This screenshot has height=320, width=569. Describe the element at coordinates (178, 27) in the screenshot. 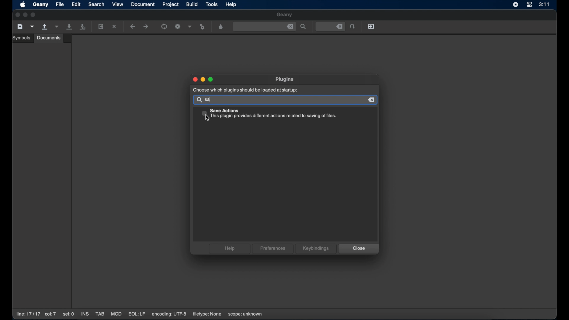

I see `build the current file` at that location.